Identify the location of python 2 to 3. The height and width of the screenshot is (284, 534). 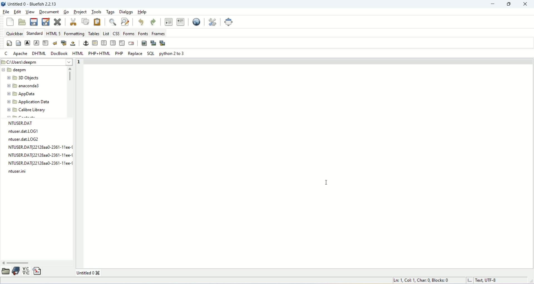
(174, 54).